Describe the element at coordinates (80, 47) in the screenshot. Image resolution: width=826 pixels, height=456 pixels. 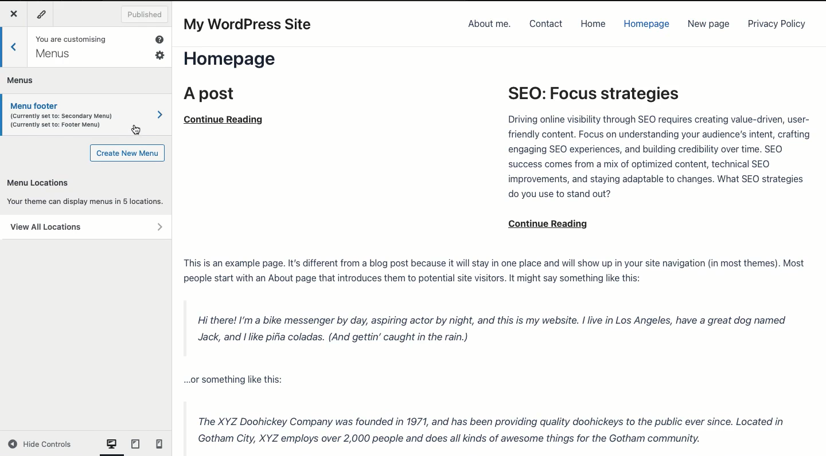
I see `You are customizing ` at that location.